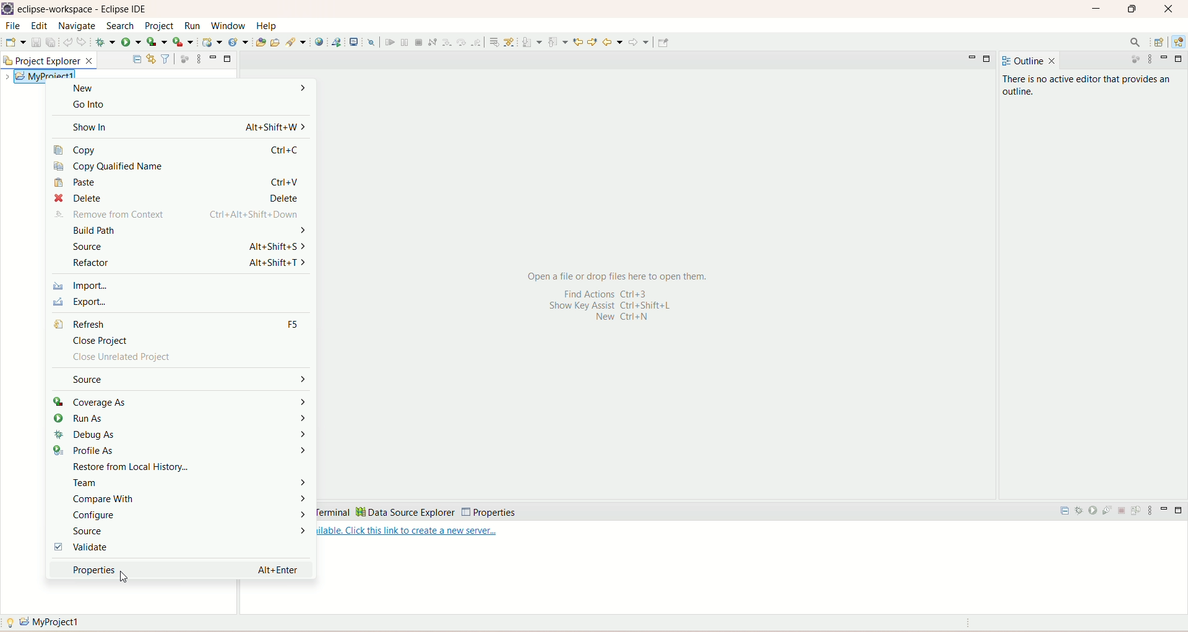 The width and height of the screenshot is (1188, 632). I want to click on minimize, so click(1163, 513).